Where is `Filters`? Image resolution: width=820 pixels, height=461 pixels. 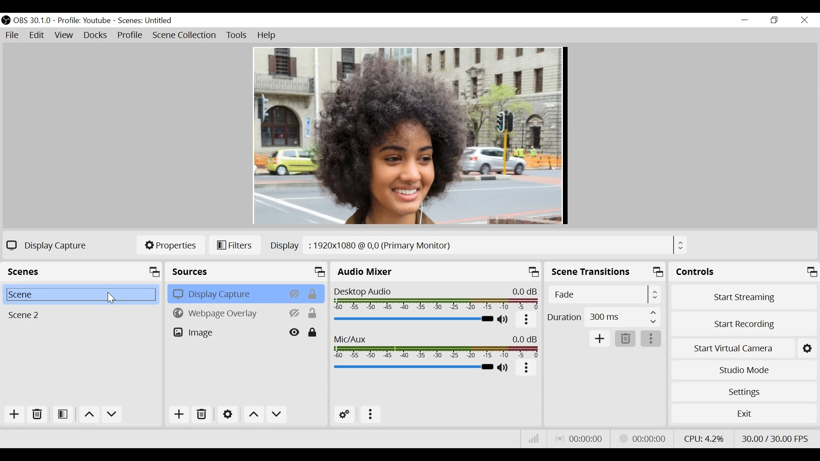 Filters is located at coordinates (236, 245).